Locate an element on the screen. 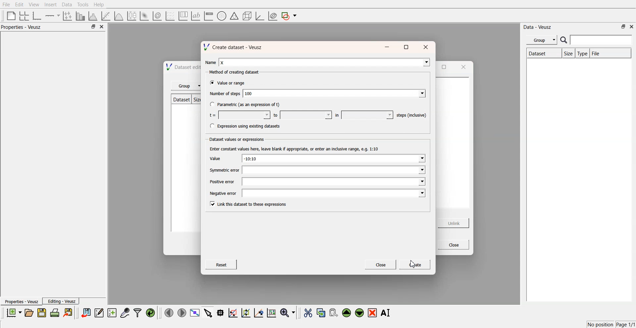 The width and height of the screenshot is (636, 328). Editing - Veusz is located at coordinates (62, 301).